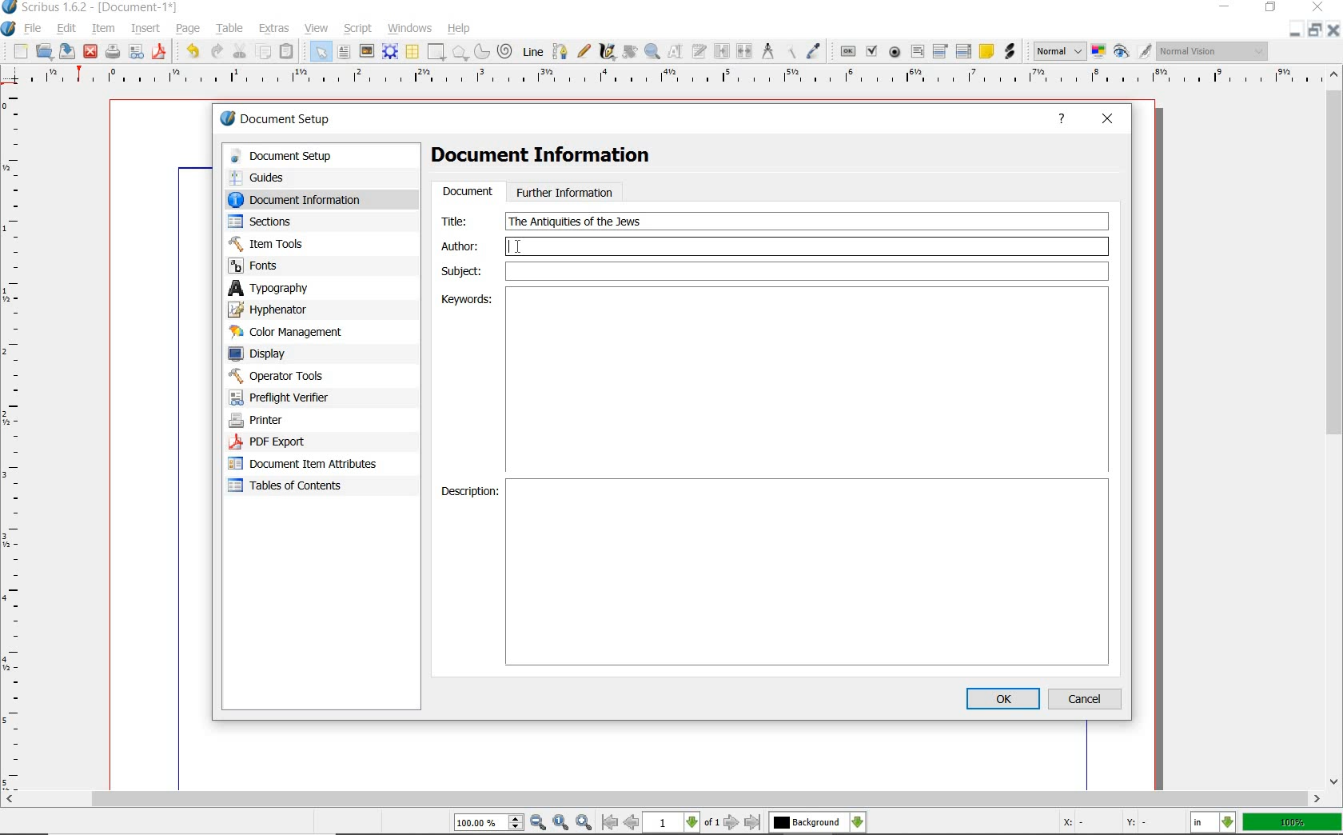 Image resolution: width=1343 pixels, height=835 pixels. What do you see at coordinates (275, 29) in the screenshot?
I see `extras` at bounding box center [275, 29].